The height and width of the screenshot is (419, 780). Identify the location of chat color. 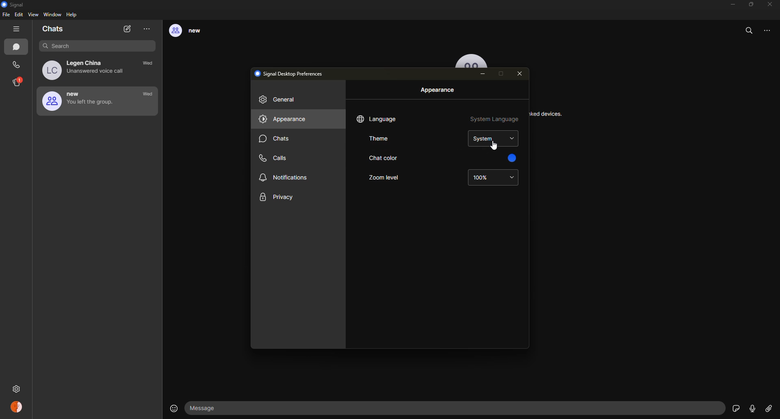
(381, 159).